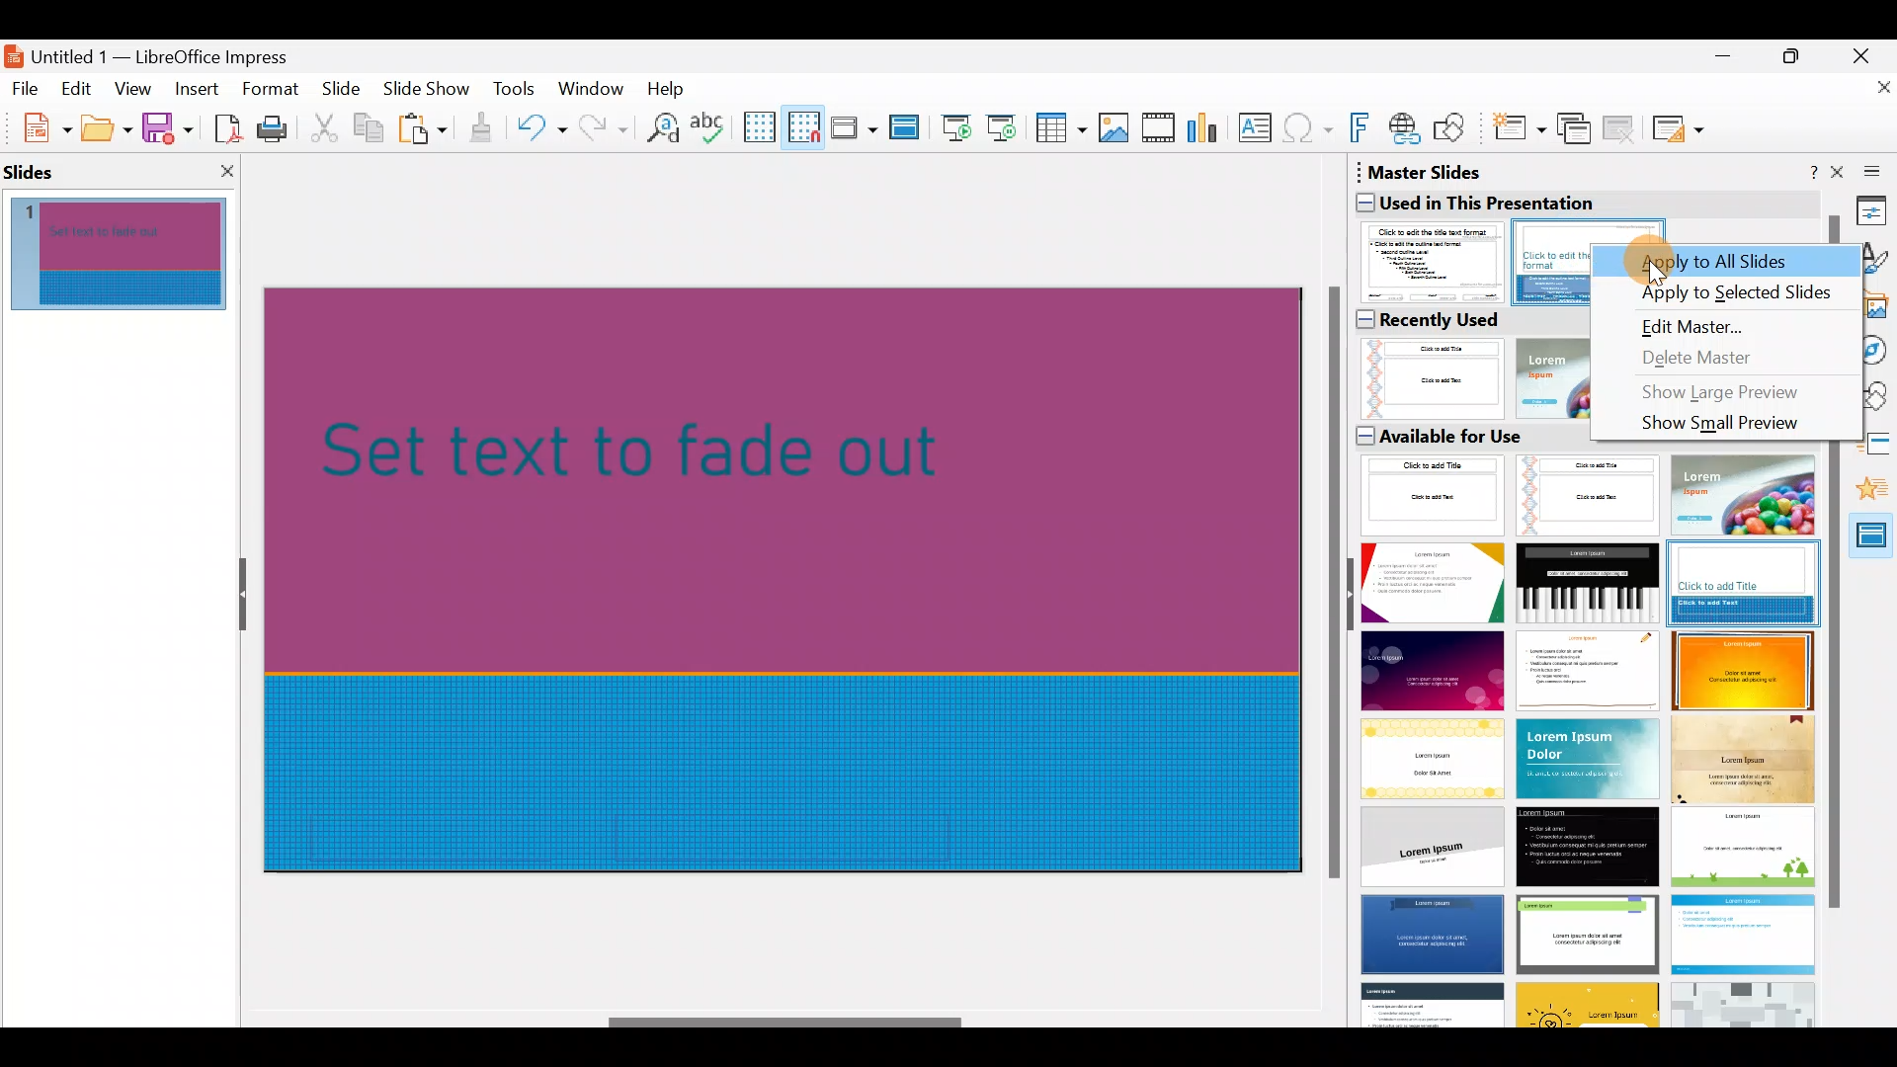 The image size is (1897, 1067). I want to click on Display views, so click(853, 126).